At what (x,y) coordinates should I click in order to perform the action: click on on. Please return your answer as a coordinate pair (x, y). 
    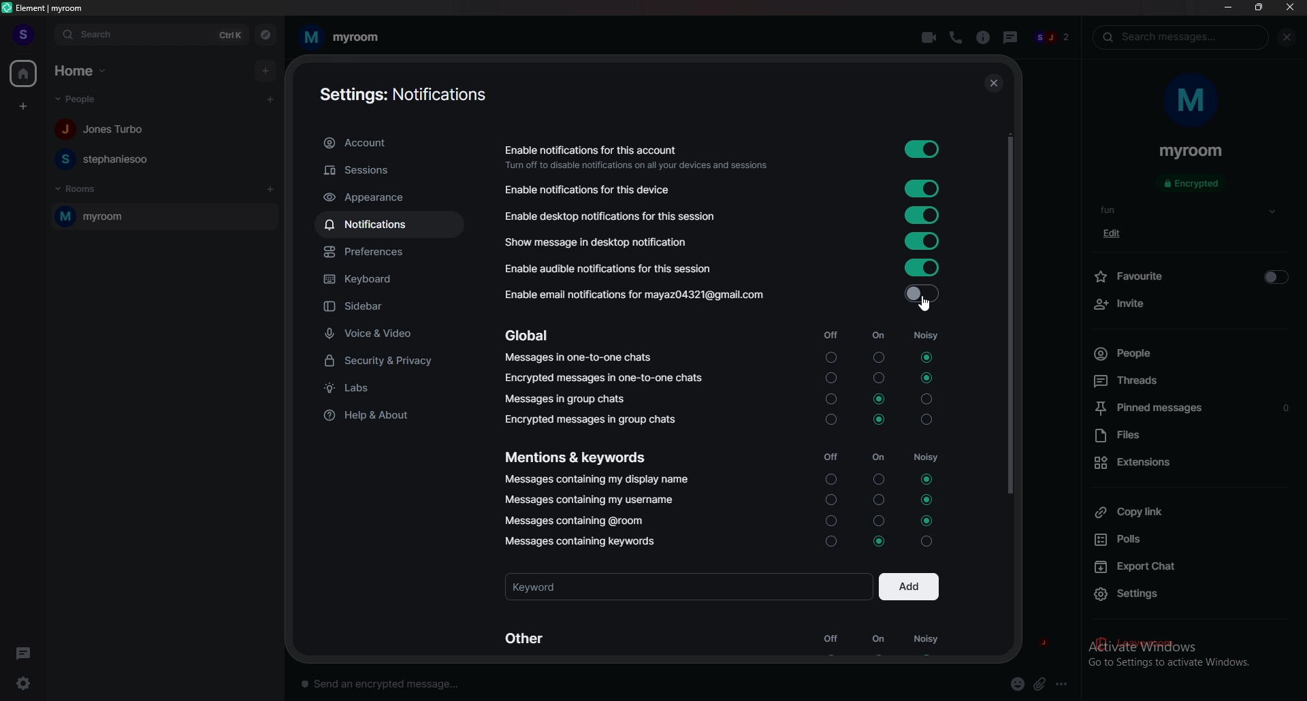
    Looking at the image, I should click on (879, 641).